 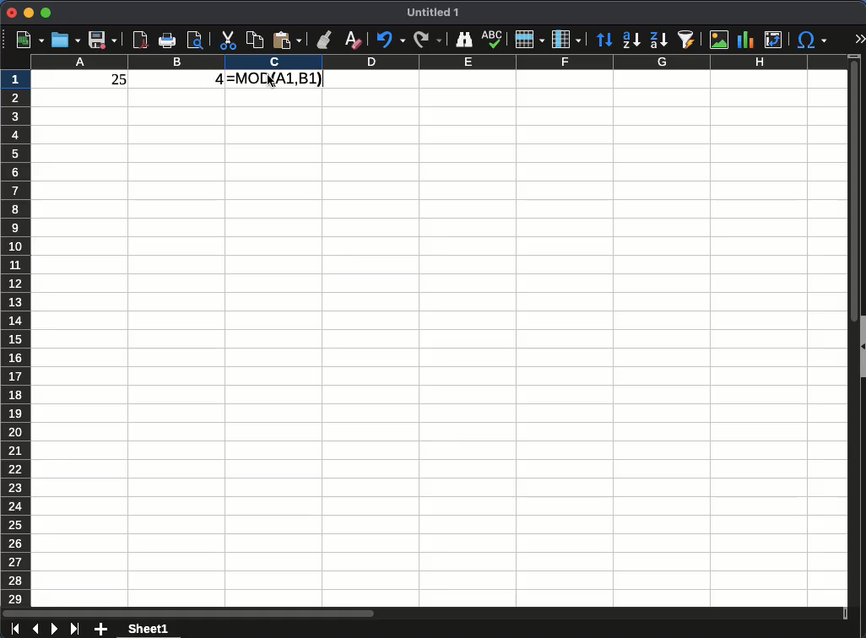 I want to click on minimize, so click(x=29, y=14).